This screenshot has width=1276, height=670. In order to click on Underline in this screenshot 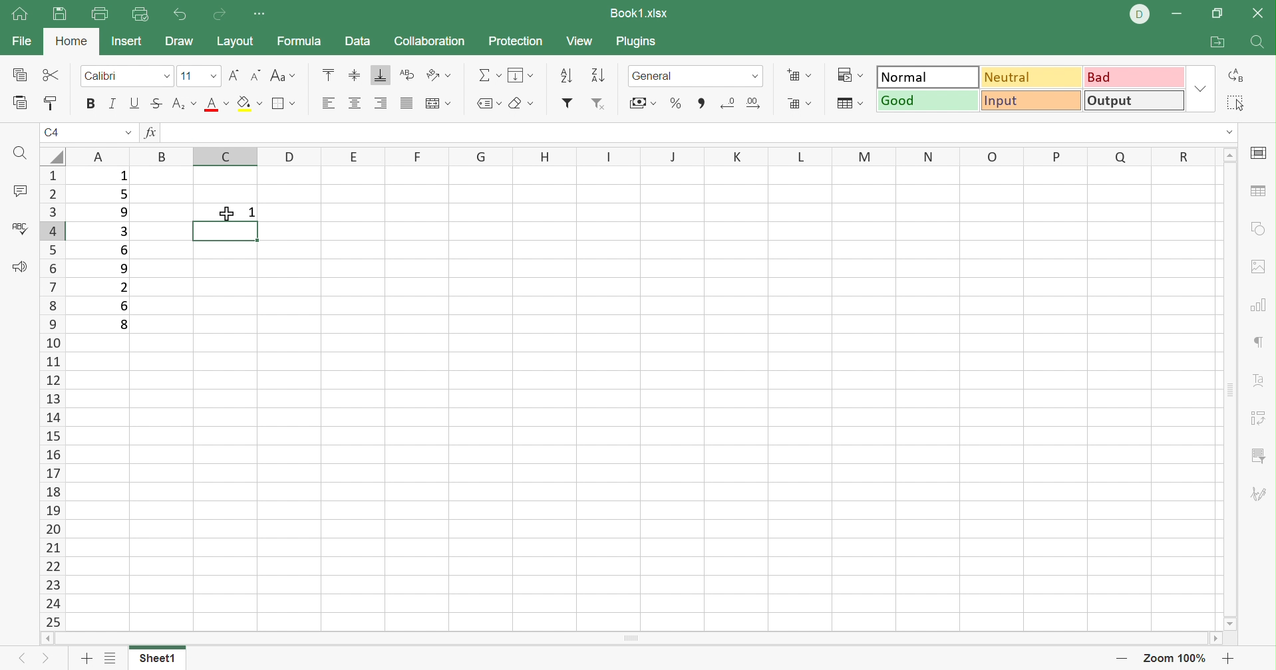, I will do `click(135, 105)`.